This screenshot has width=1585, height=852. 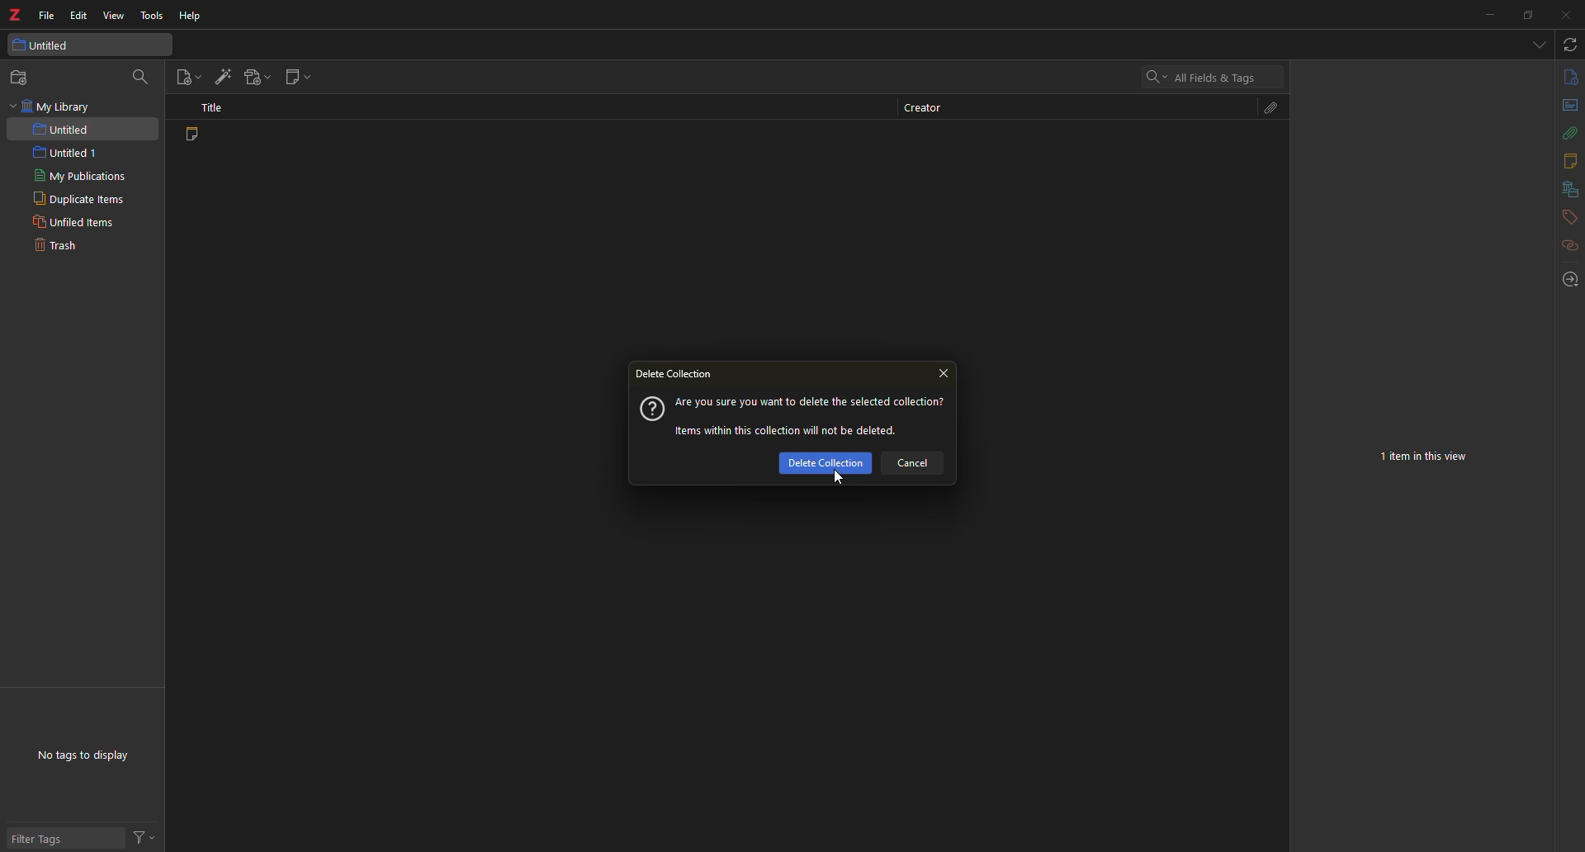 I want to click on untitled, so click(x=41, y=45).